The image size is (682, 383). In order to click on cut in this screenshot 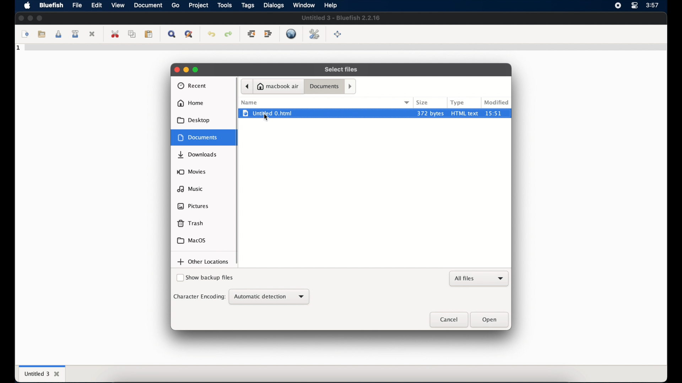, I will do `click(115, 34)`.